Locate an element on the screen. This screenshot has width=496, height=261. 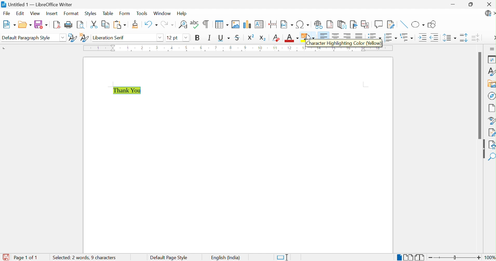
Minimize is located at coordinates (453, 4).